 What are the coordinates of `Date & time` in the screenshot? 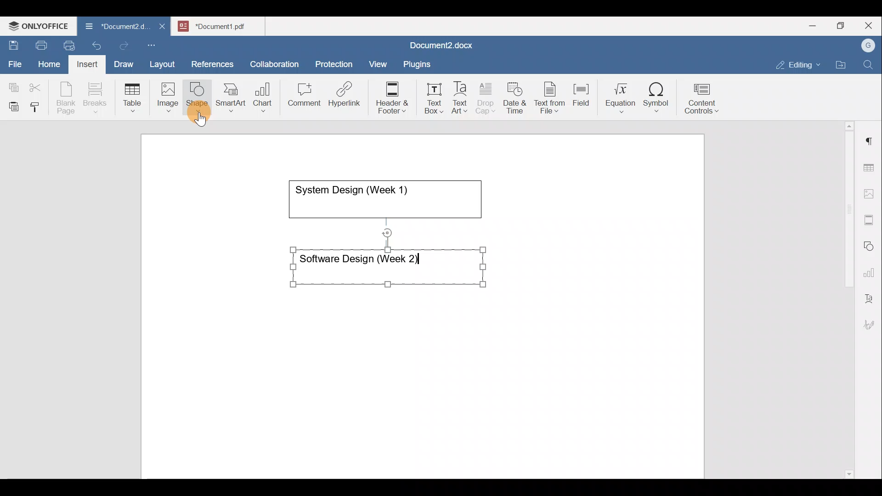 It's located at (515, 96).